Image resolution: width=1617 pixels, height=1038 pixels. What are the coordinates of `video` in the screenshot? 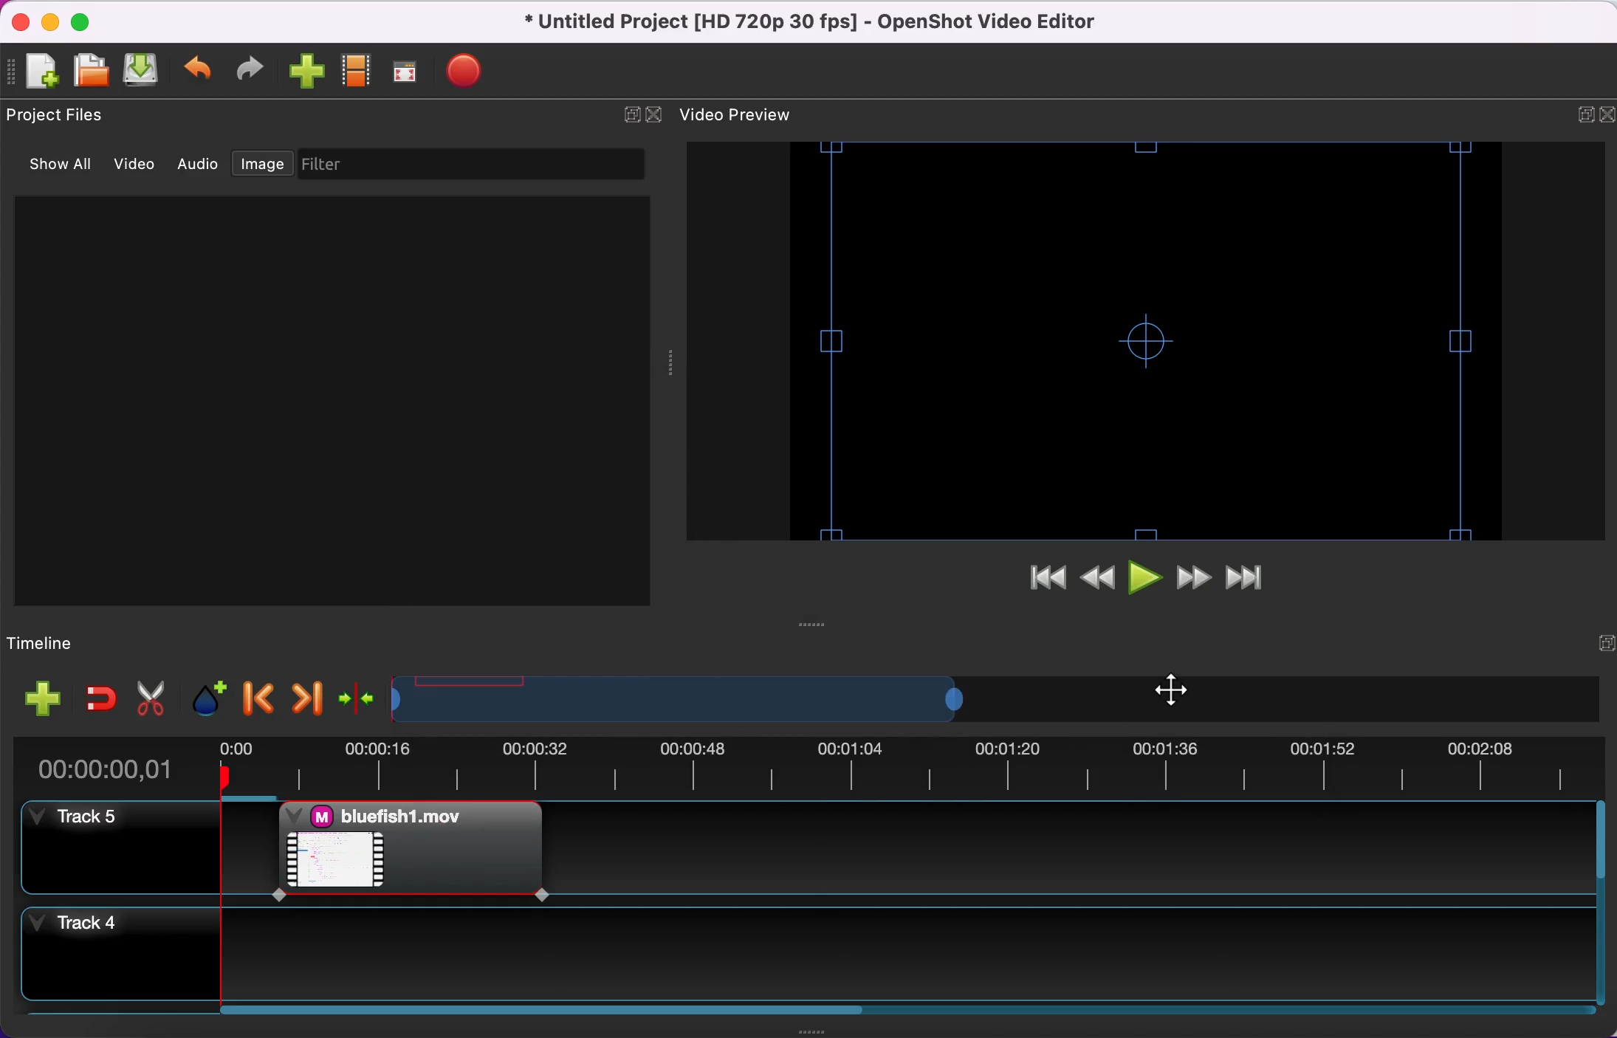 It's located at (137, 166).